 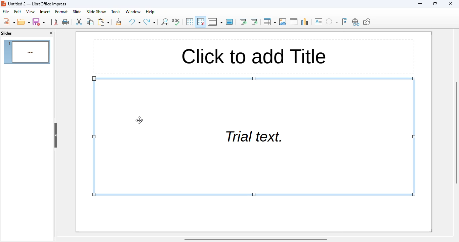 What do you see at coordinates (61, 12) in the screenshot?
I see `format` at bounding box center [61, 12].